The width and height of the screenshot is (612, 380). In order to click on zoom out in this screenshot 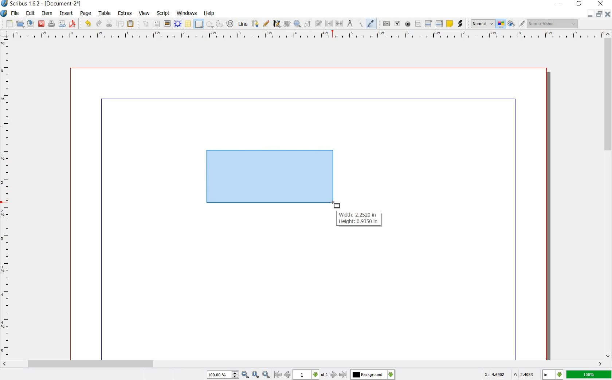, I will do `click(245, 375)`.